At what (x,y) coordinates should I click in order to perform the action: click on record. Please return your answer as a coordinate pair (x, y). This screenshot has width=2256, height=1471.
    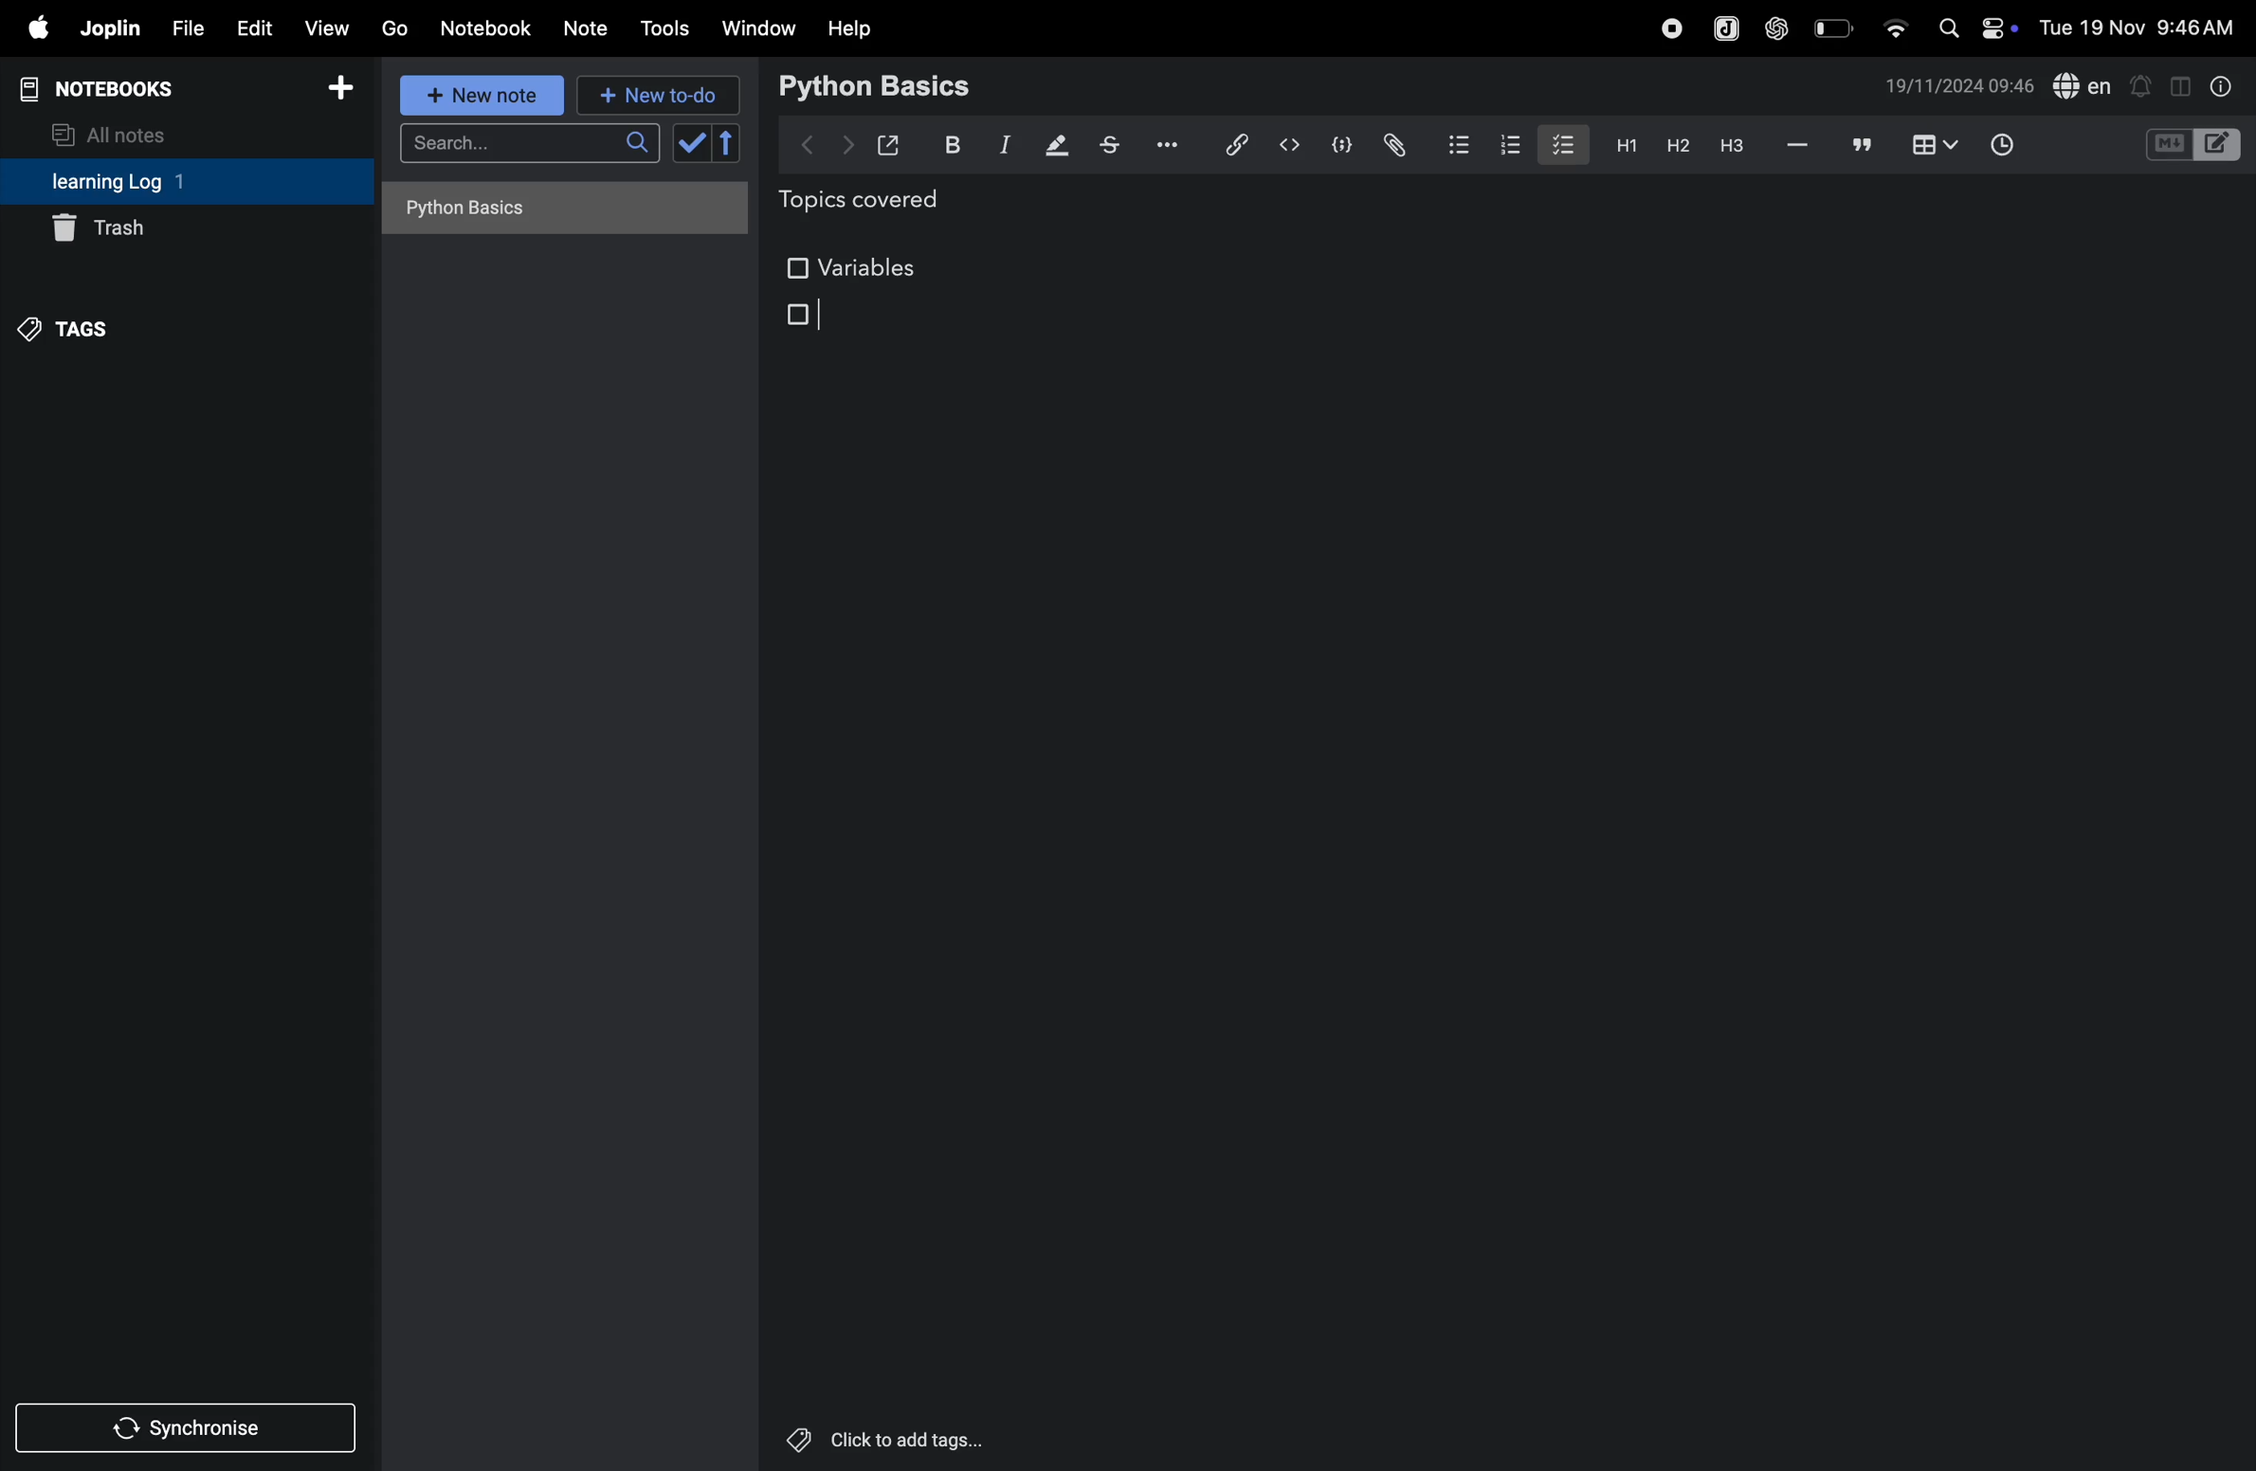
    Looking at the image, I should click on (1671, 26).